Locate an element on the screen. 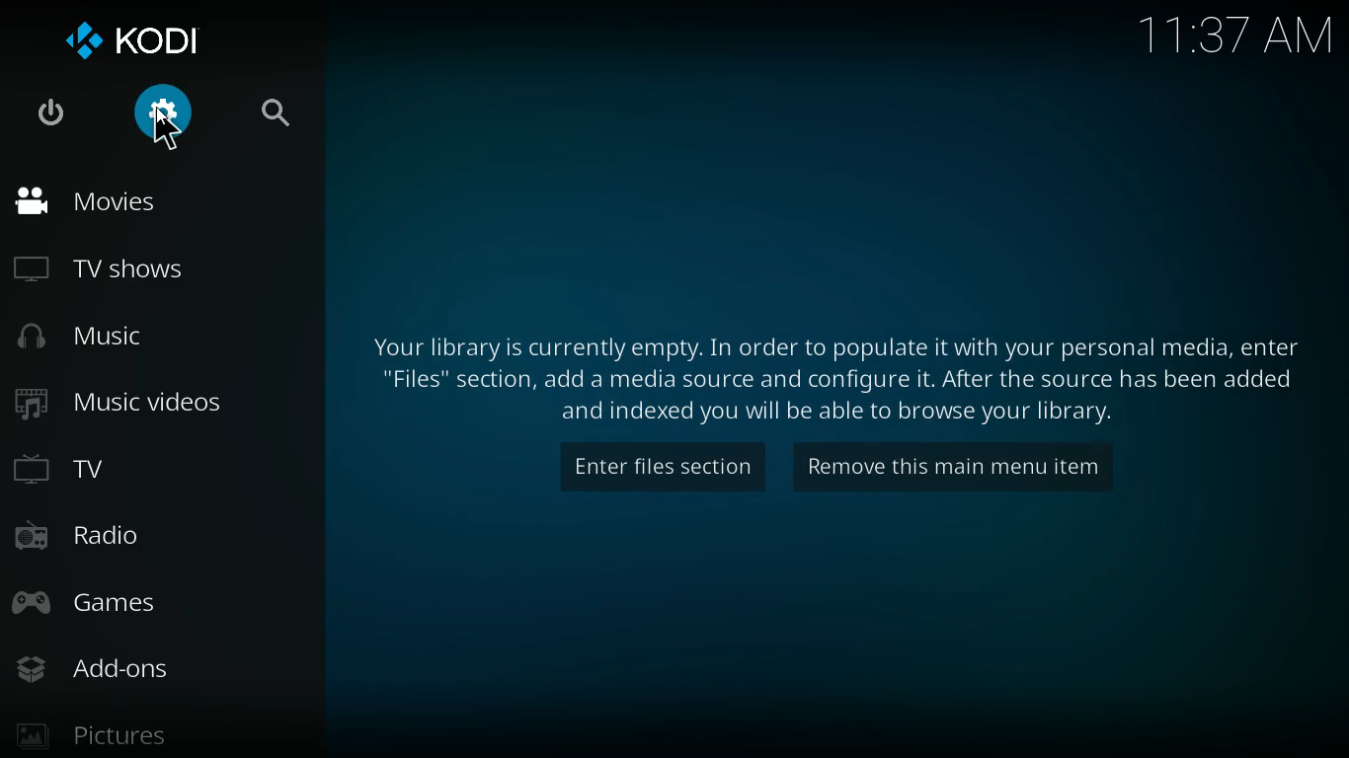  Your library is currently empty. In order to populate it with your personal media, enter
"Files" section, add a media source and configure it. After the source has been added
and indexed you will be able to browse your library. is located at coordinates (840, 378).